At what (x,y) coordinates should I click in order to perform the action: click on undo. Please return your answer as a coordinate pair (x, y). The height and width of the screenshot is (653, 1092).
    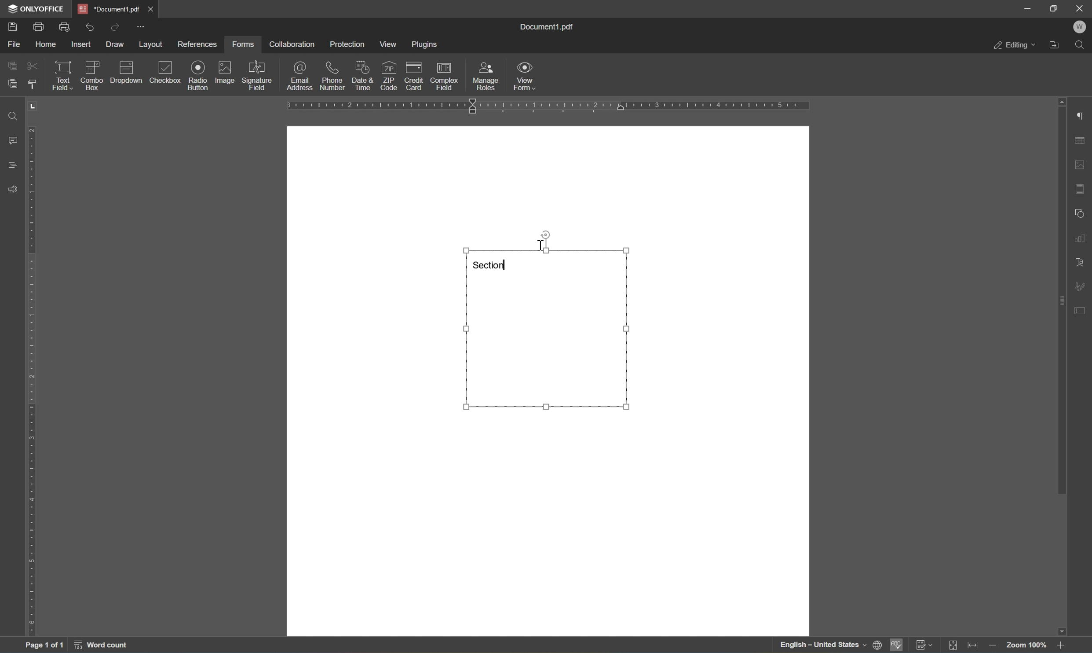
    Looking at the image, I should click on (91, 26).